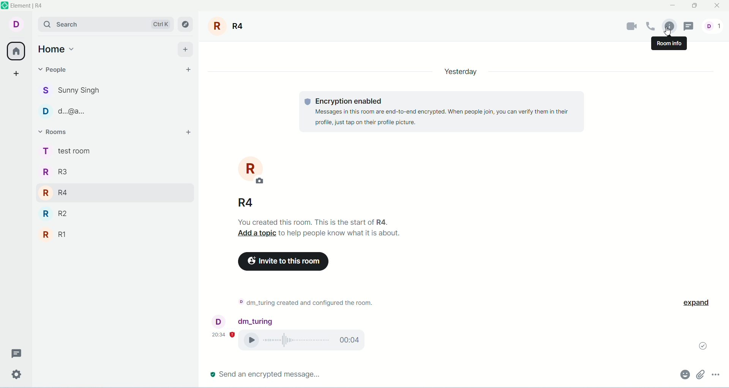 Image resolution: width=729 pixels, height=388 pixels. Describe the element at coordinates (18, 73) in the screenshot. I see `create a space` at that location.